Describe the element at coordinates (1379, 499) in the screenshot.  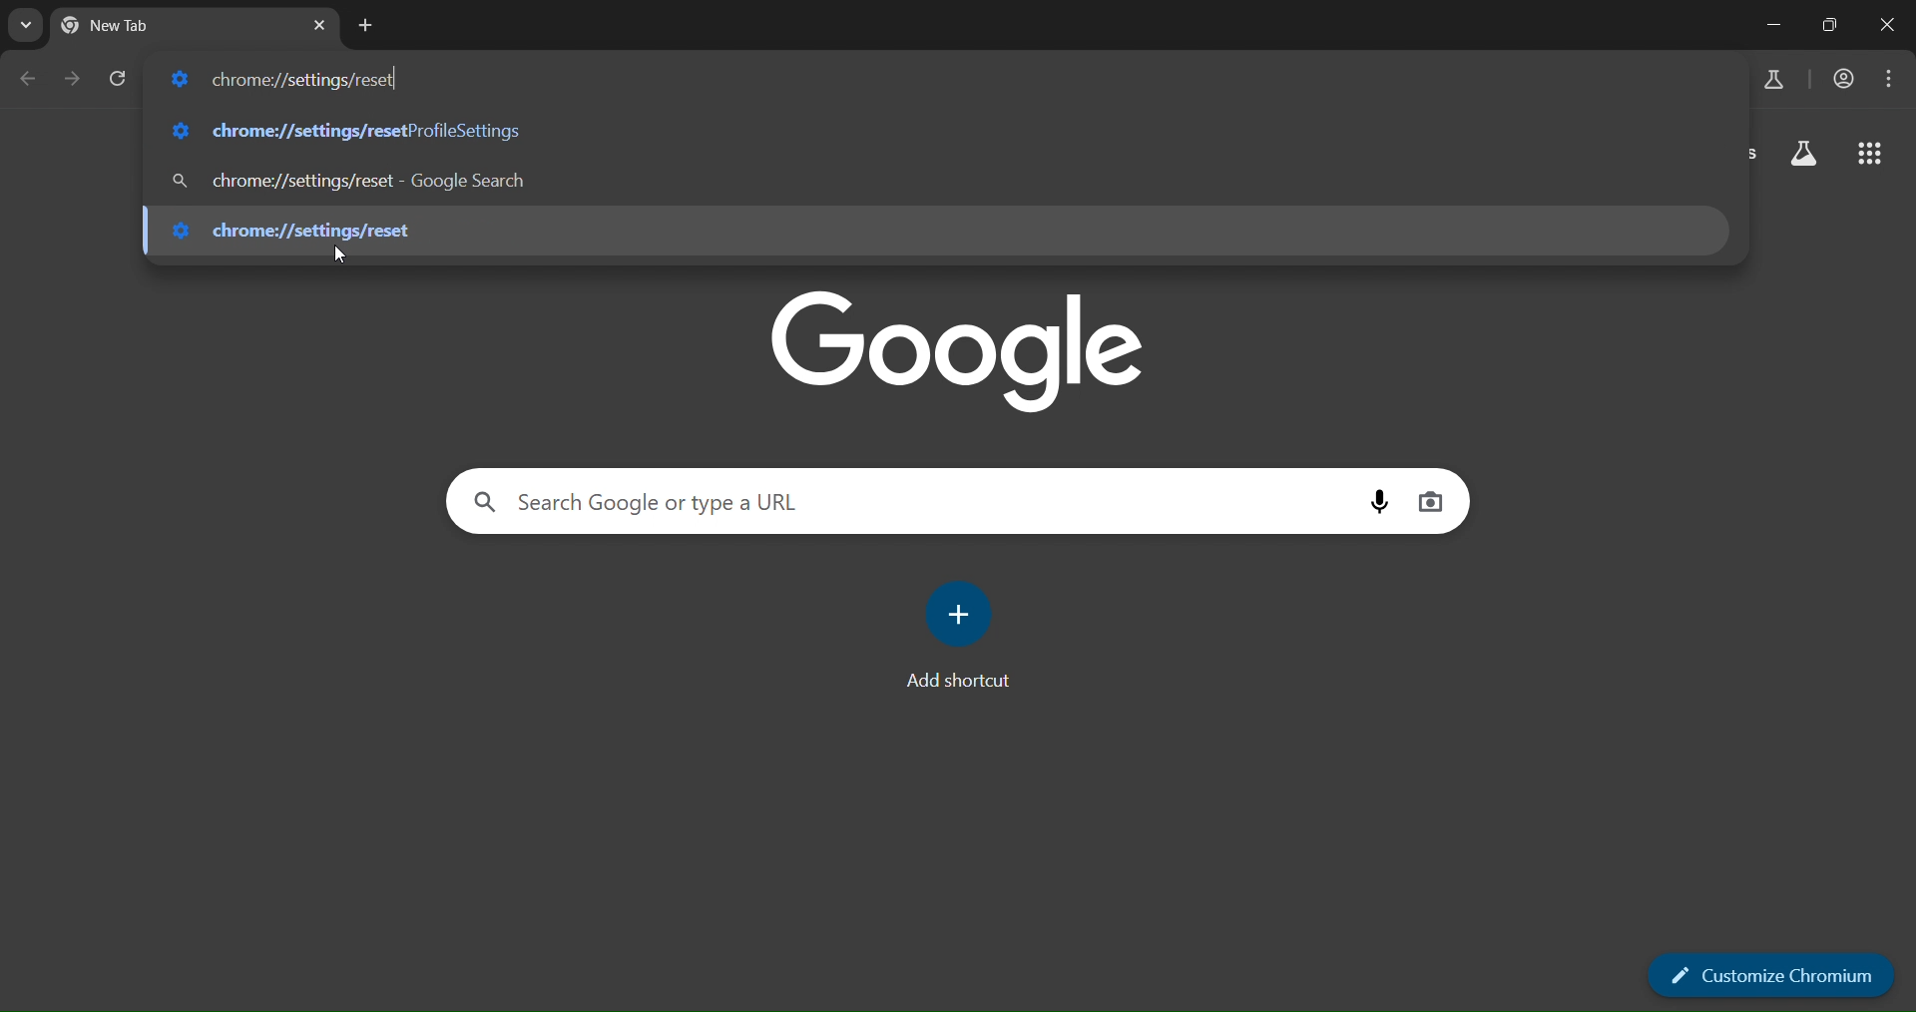
I see `voice search` at that location.